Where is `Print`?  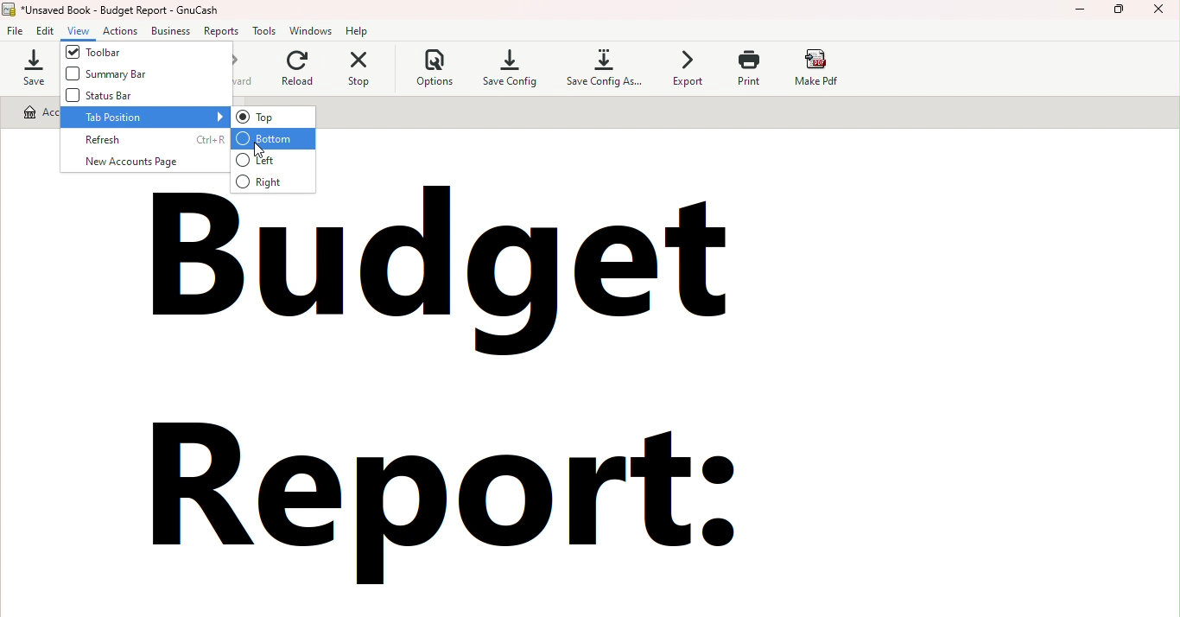 Print is located at coordinates (753, 67).